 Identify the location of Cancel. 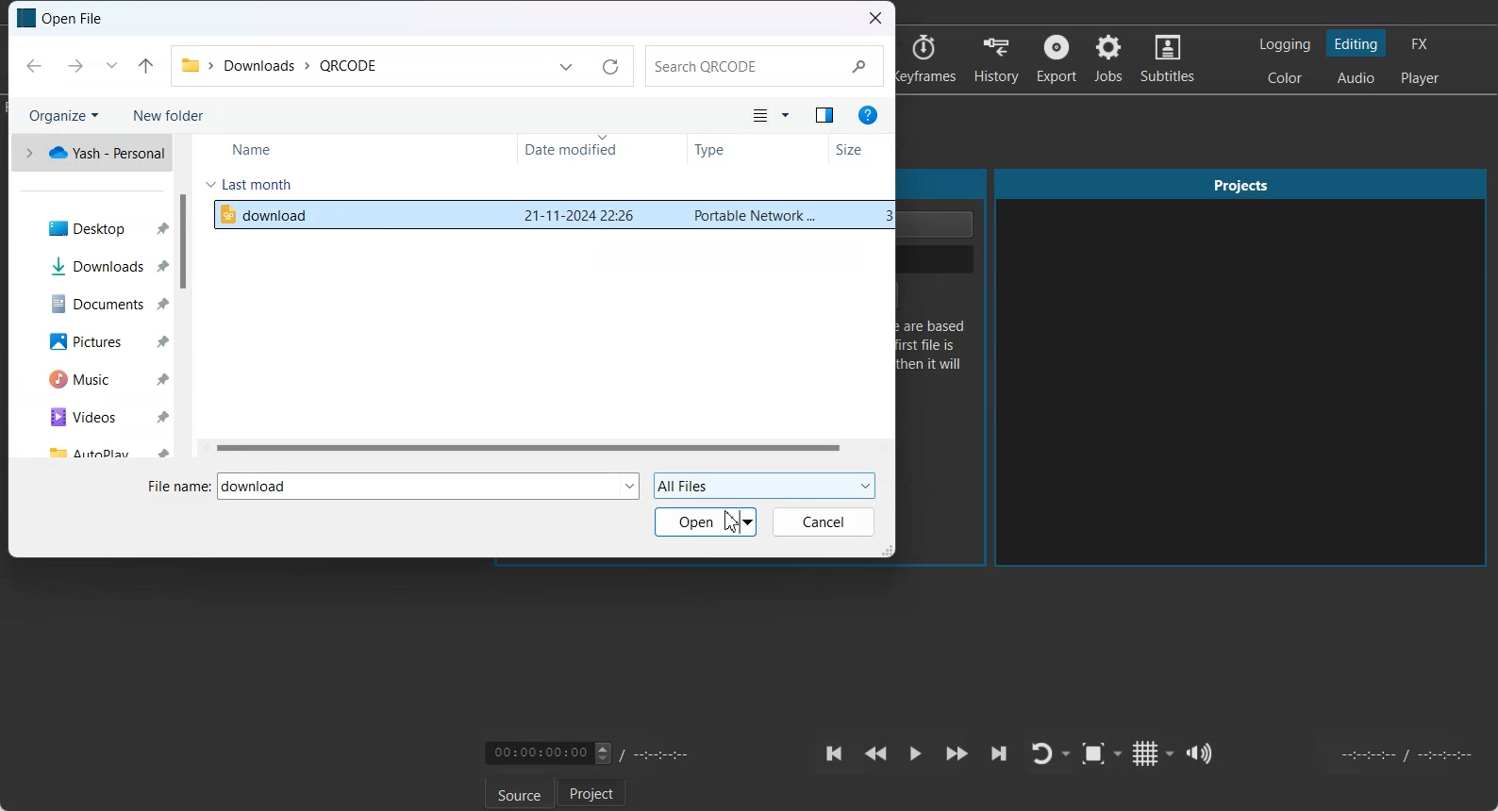
(825, 521).